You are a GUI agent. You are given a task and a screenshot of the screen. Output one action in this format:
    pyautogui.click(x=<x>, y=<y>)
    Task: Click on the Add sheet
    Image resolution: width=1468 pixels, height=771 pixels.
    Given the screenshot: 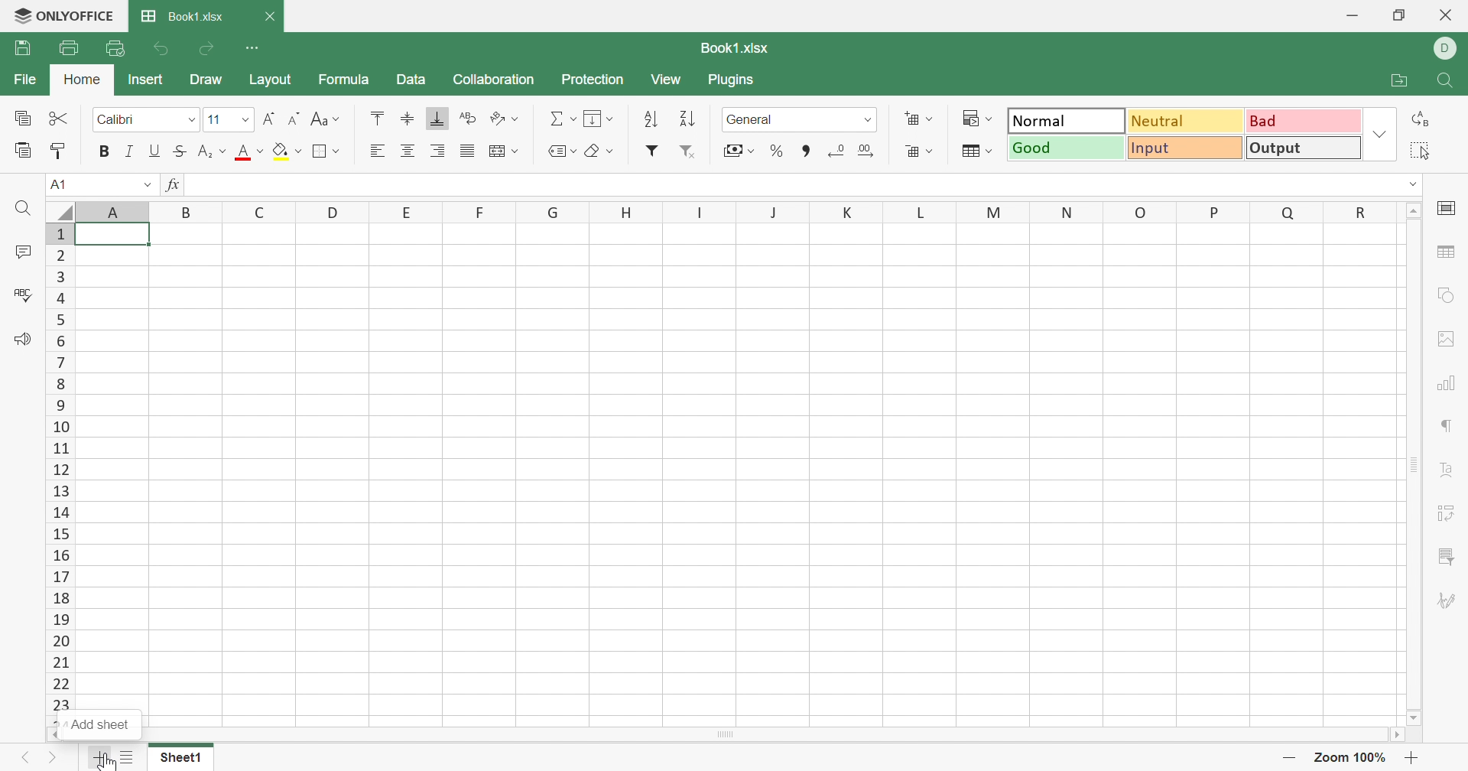 What is the action you would take?
    pyautogui.click(x=99, y=756)
    